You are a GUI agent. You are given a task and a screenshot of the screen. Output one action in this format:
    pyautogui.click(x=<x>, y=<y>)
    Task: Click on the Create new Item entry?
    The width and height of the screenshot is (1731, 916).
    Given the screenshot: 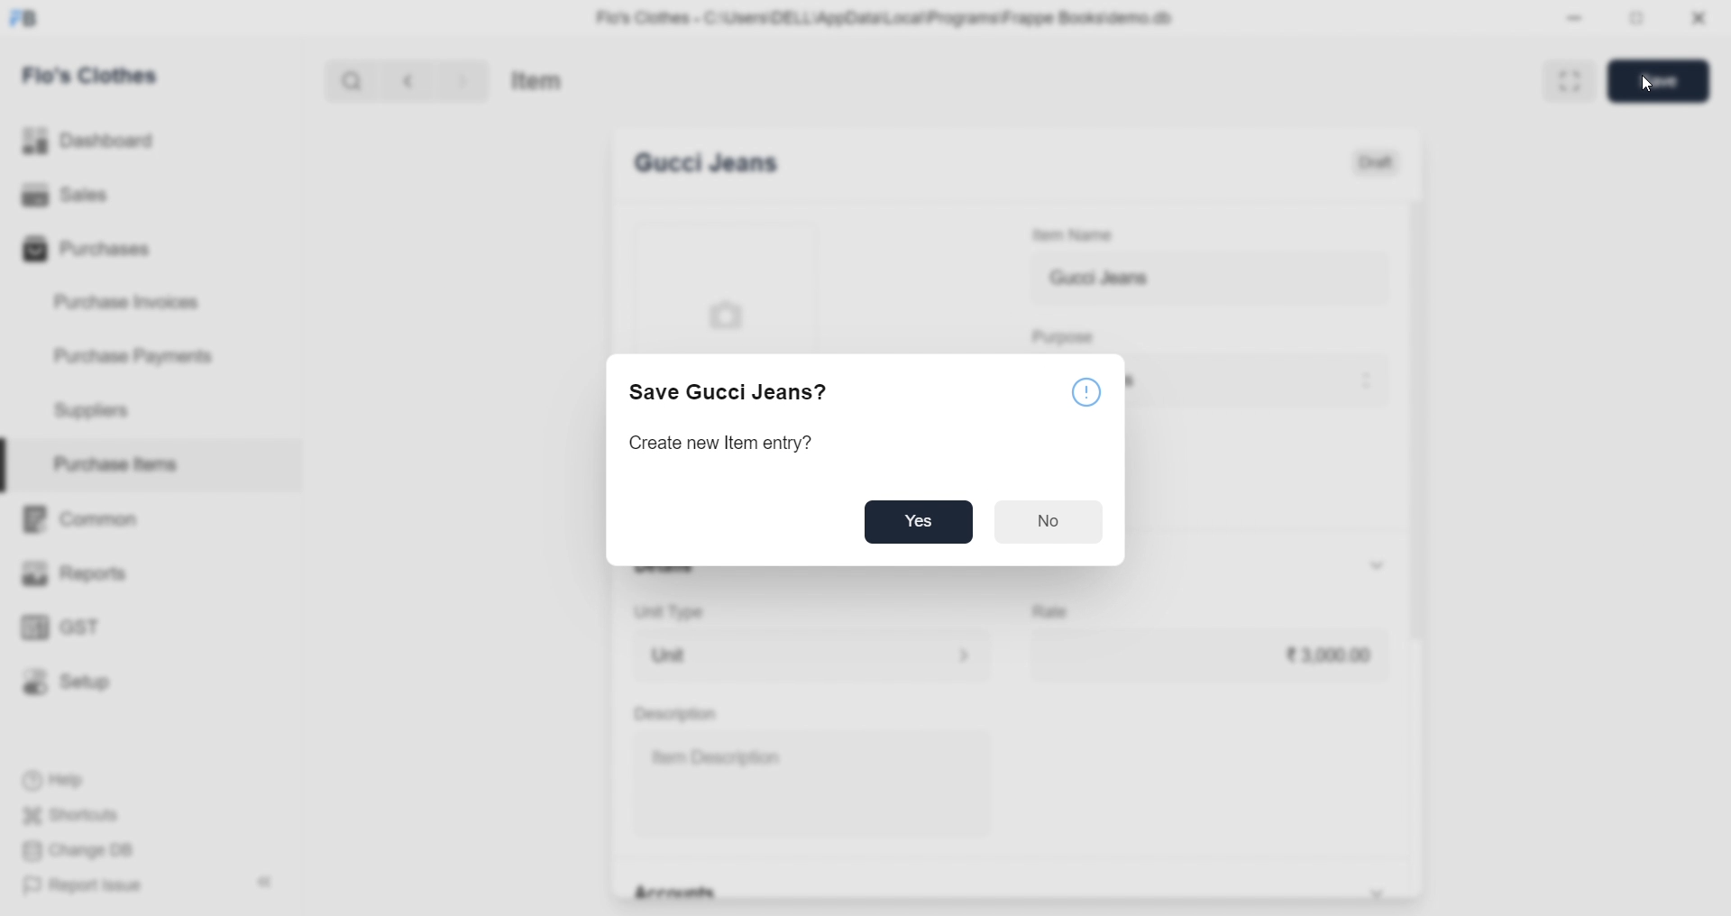 What is the action you would take?
    pyautogui.click(x=720, y=443)
    